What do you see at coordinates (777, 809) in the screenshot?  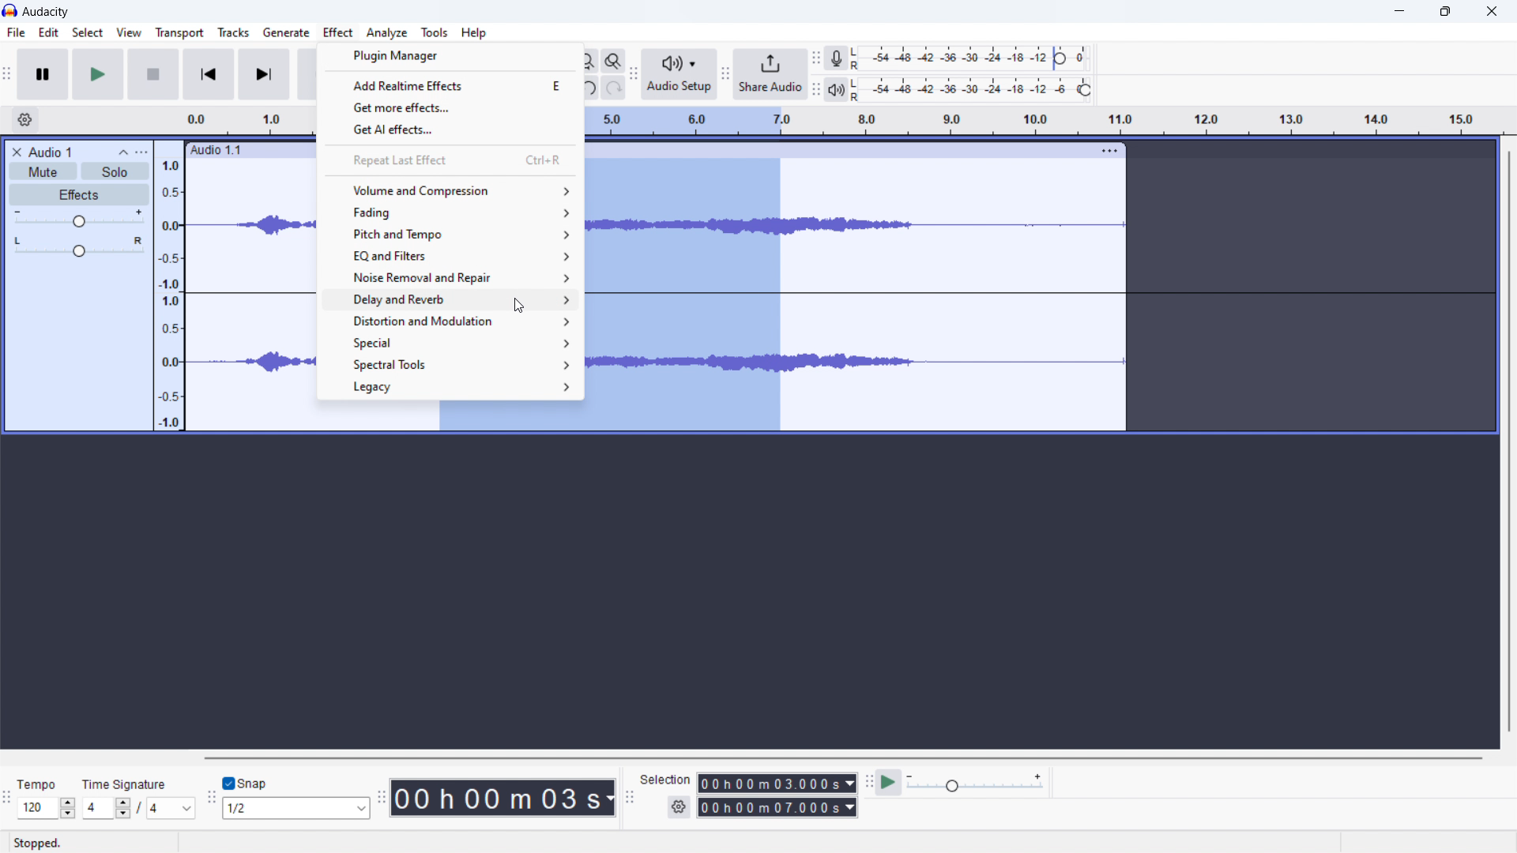 I see `00 h 00 m 07.000 s` at bounding box center [777, 809].